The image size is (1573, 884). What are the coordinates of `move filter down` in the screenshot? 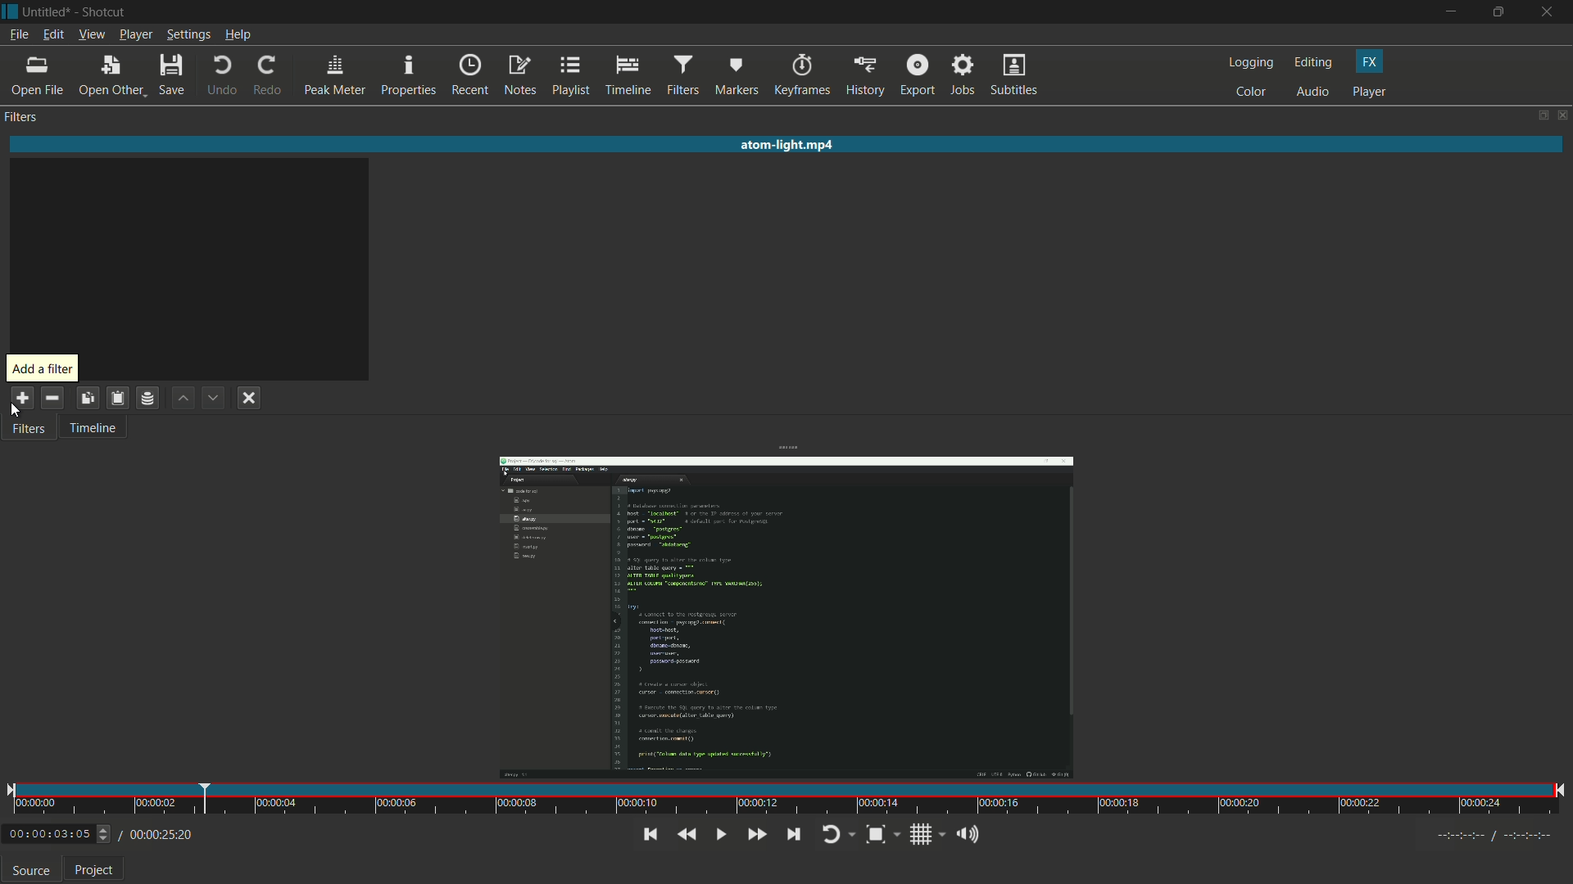 It's located at (214, 399).